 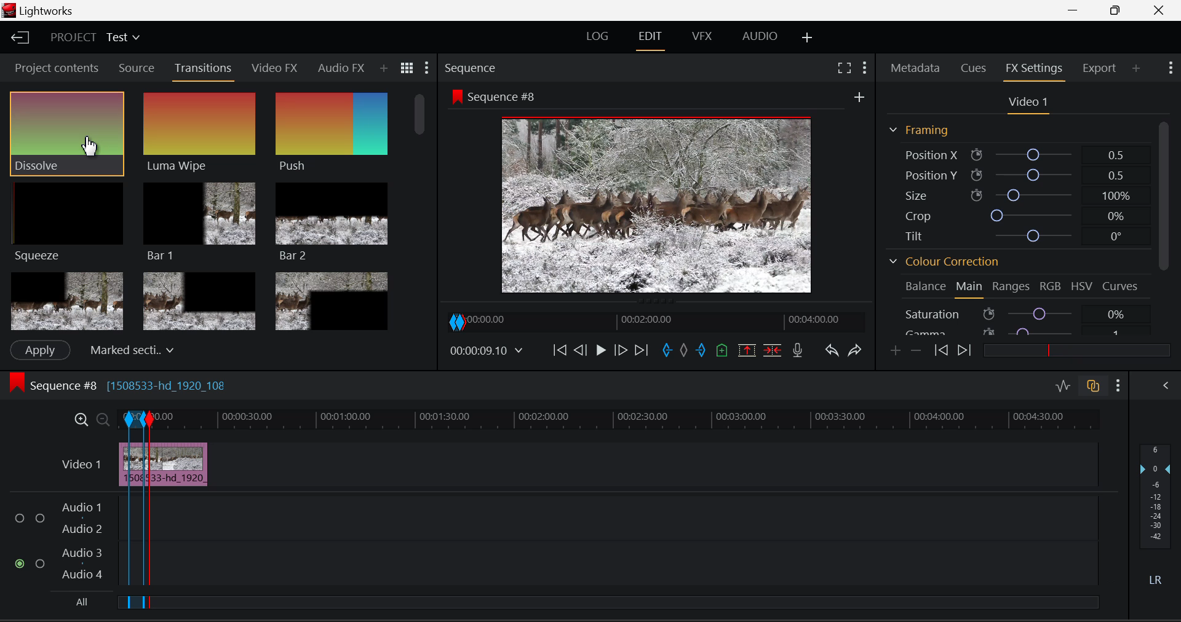 I want to click on Audio Layout, so click(x=757, y=39).